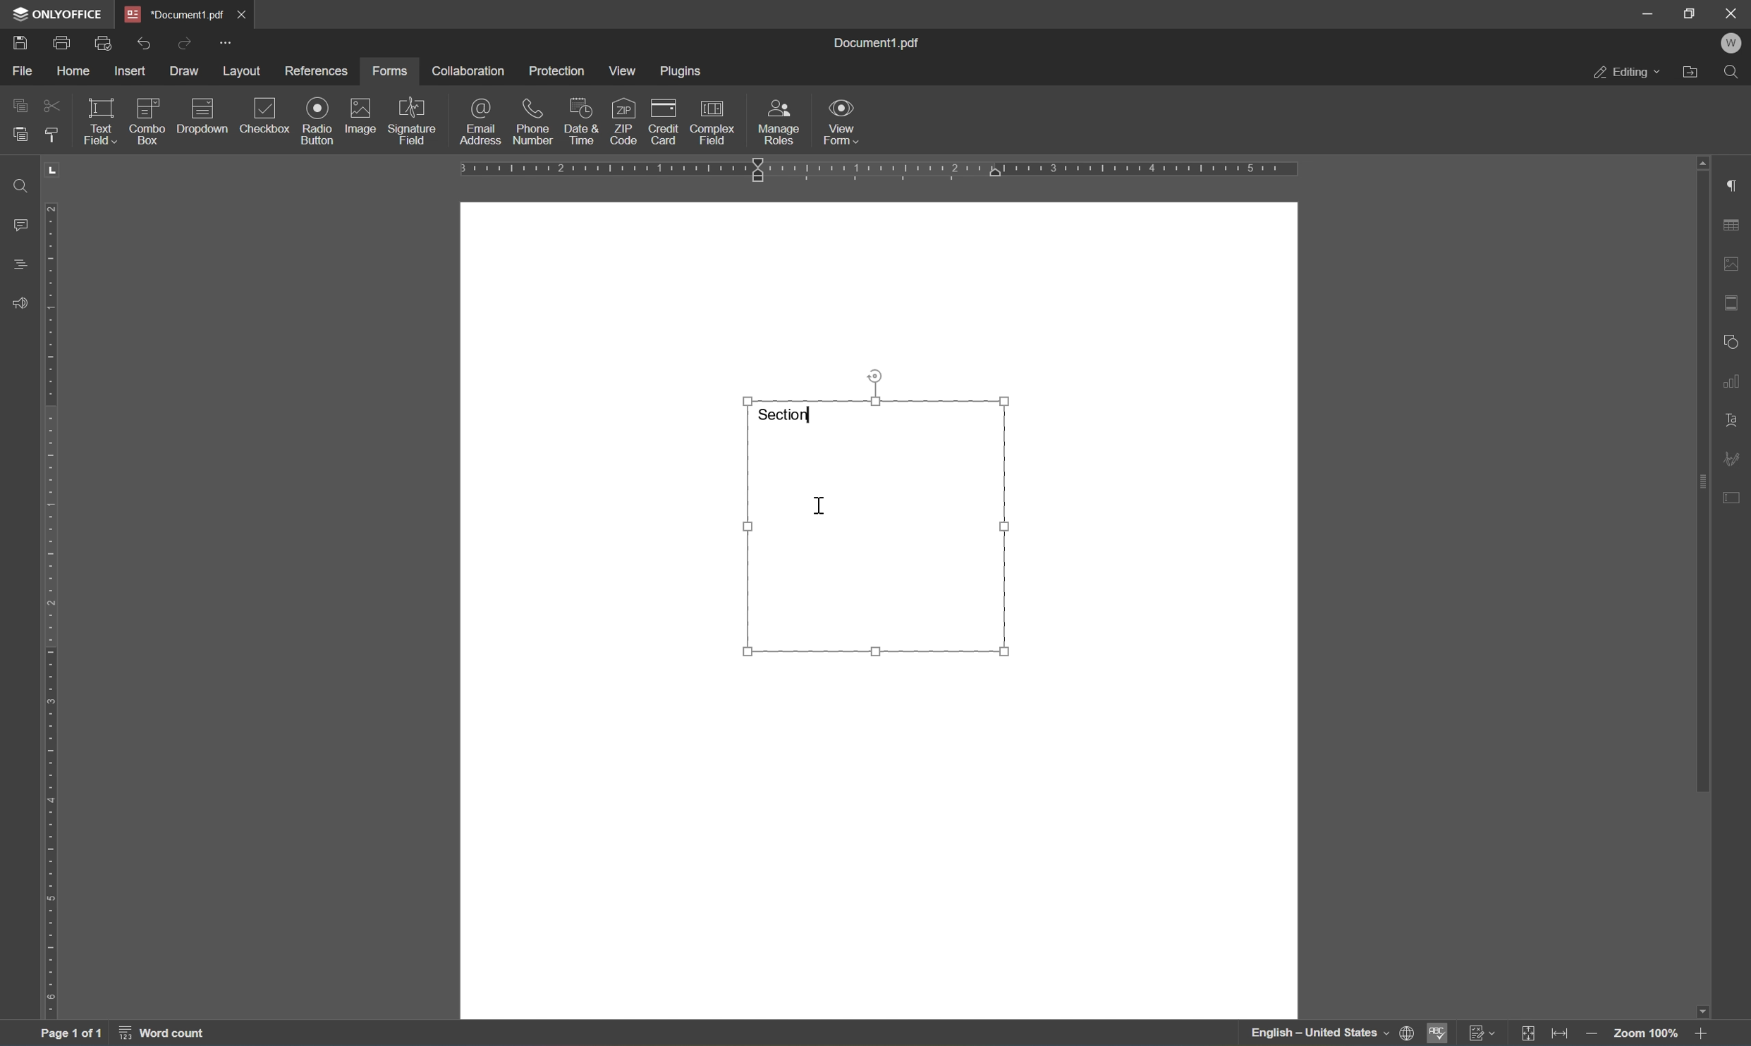 This screenshot has height=1046, width=1751. Describe the element at coordinates (627, 70) in the screenshot. I see `view` at that location.